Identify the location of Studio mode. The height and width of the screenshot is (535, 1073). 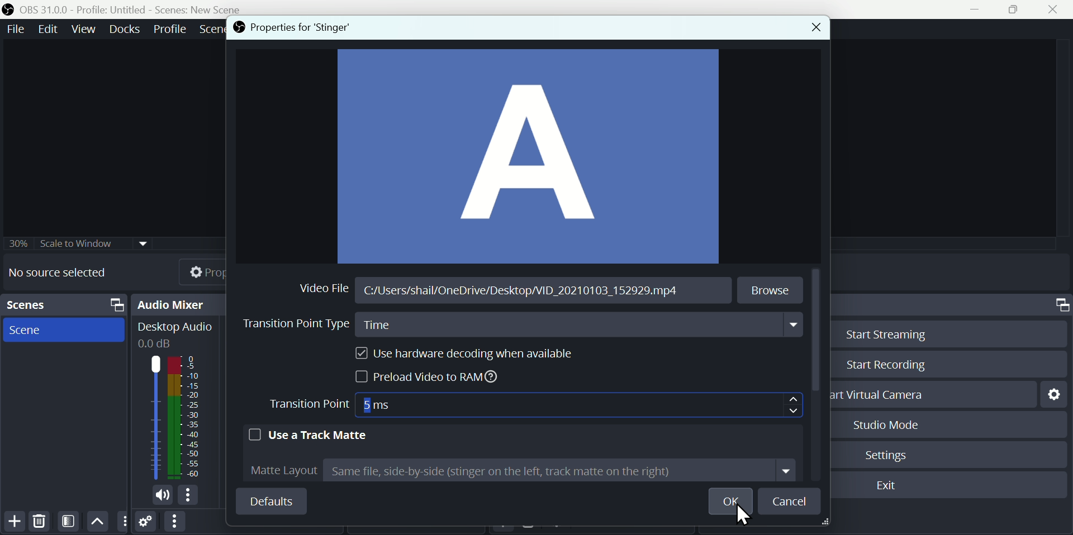
(882, 424).